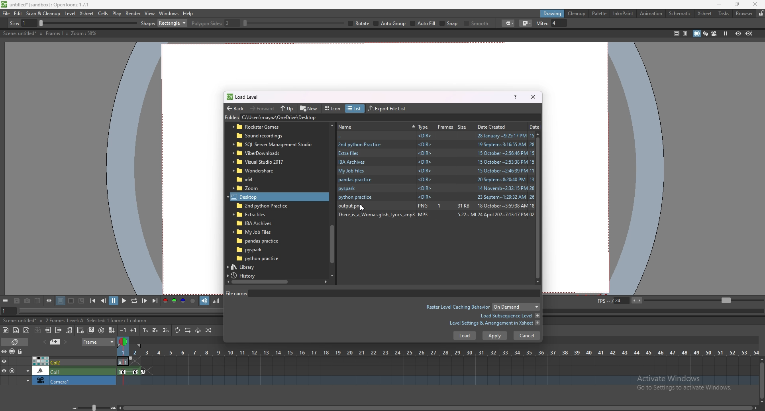  Describe the element at coordinates (257, 232) in the screenshot. I see `folder` at that location.